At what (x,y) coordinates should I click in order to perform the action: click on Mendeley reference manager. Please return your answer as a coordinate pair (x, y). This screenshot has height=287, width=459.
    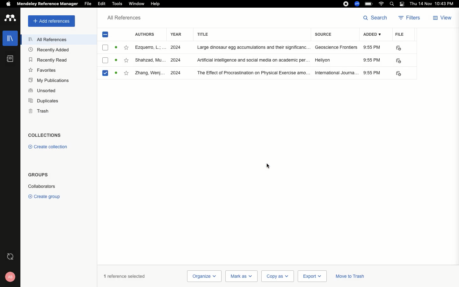
    Looking at the image, I should click on (47, 4).